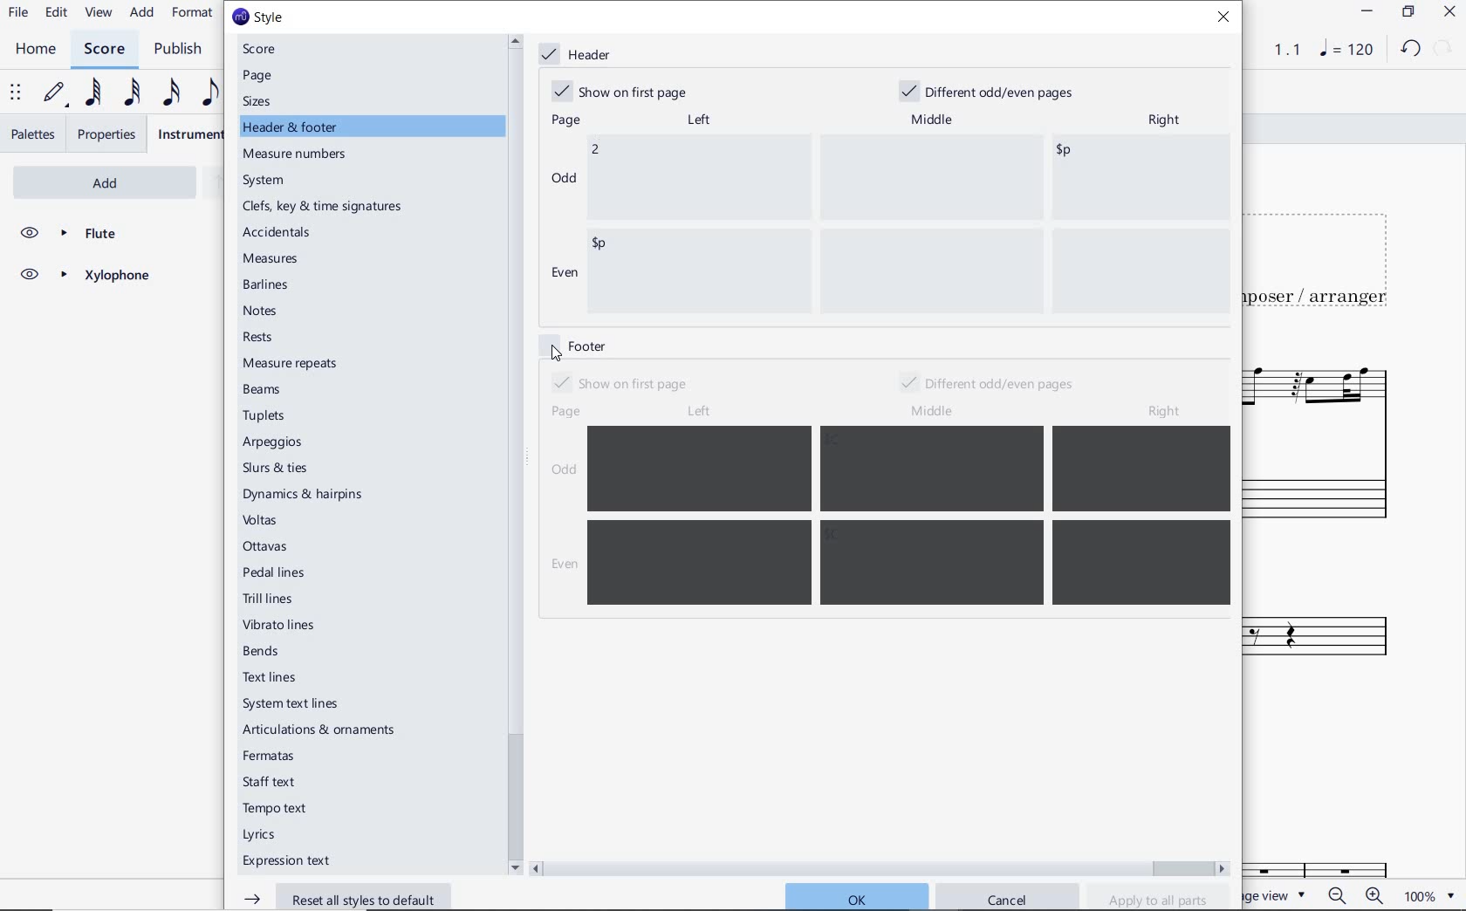  What do you see at coordinates (880, 866) in the screenshot?
I see `scrollbar` at bounding box center [880, 866].